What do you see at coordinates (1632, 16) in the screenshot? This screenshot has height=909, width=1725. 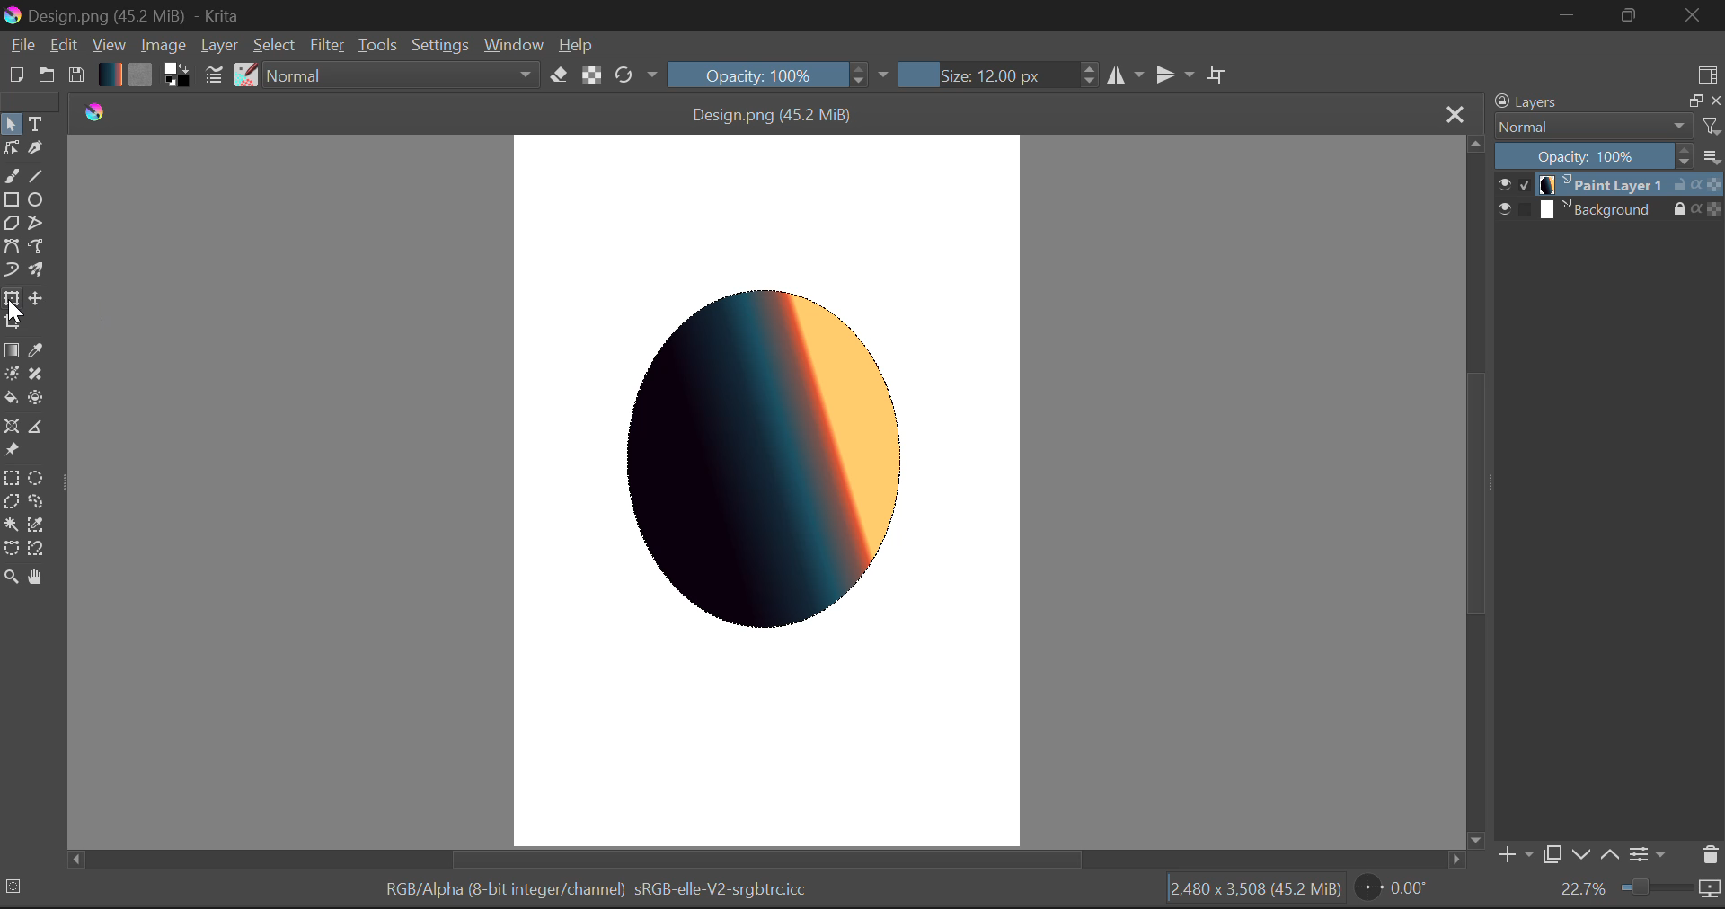 I see `Minimize` at bounding box center [1632, 16].